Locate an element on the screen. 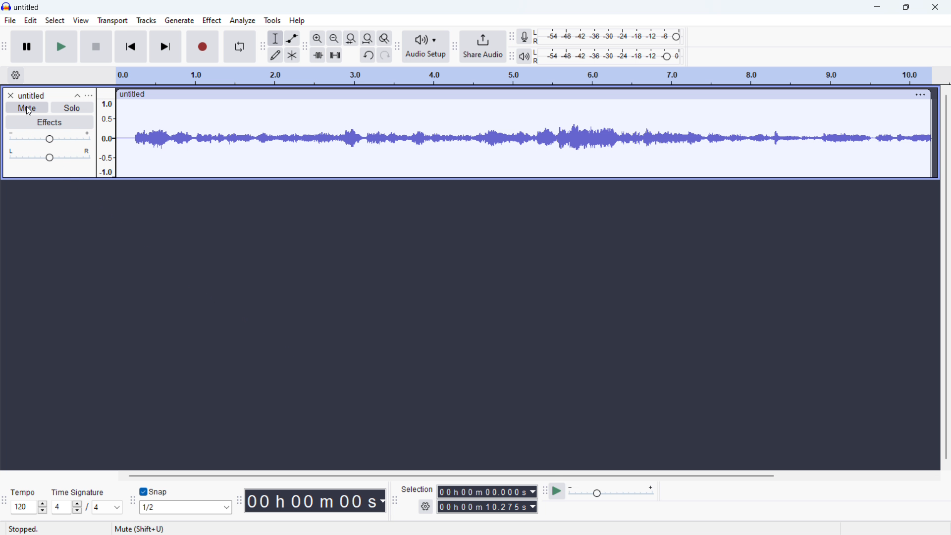  share audio toolbar is located at coordinates (454, 48).